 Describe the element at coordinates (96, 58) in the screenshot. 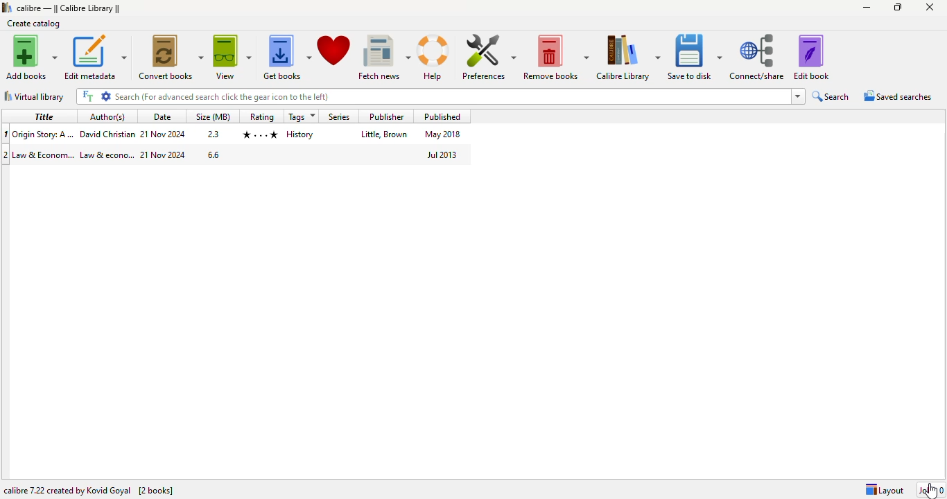

I see `edit metadata` at that location.